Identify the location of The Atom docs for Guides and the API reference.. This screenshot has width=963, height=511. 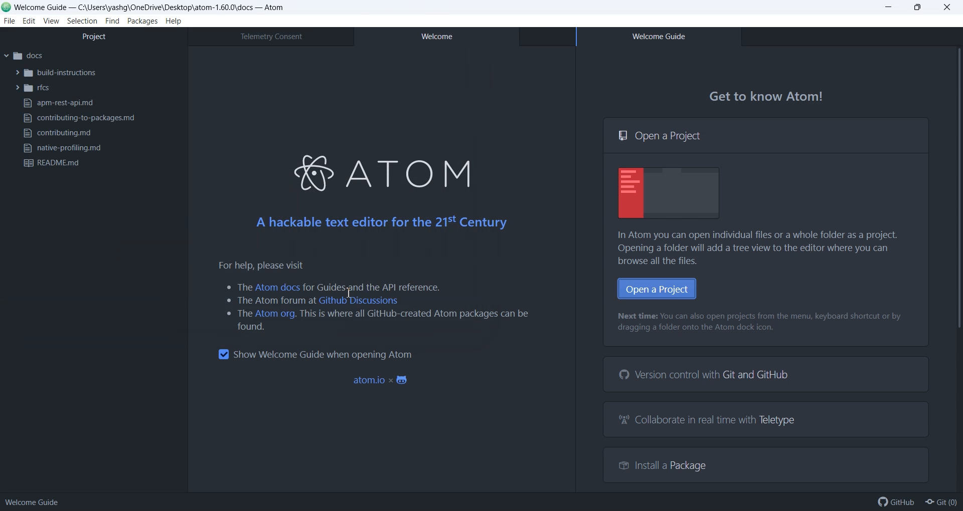
(333, 286).